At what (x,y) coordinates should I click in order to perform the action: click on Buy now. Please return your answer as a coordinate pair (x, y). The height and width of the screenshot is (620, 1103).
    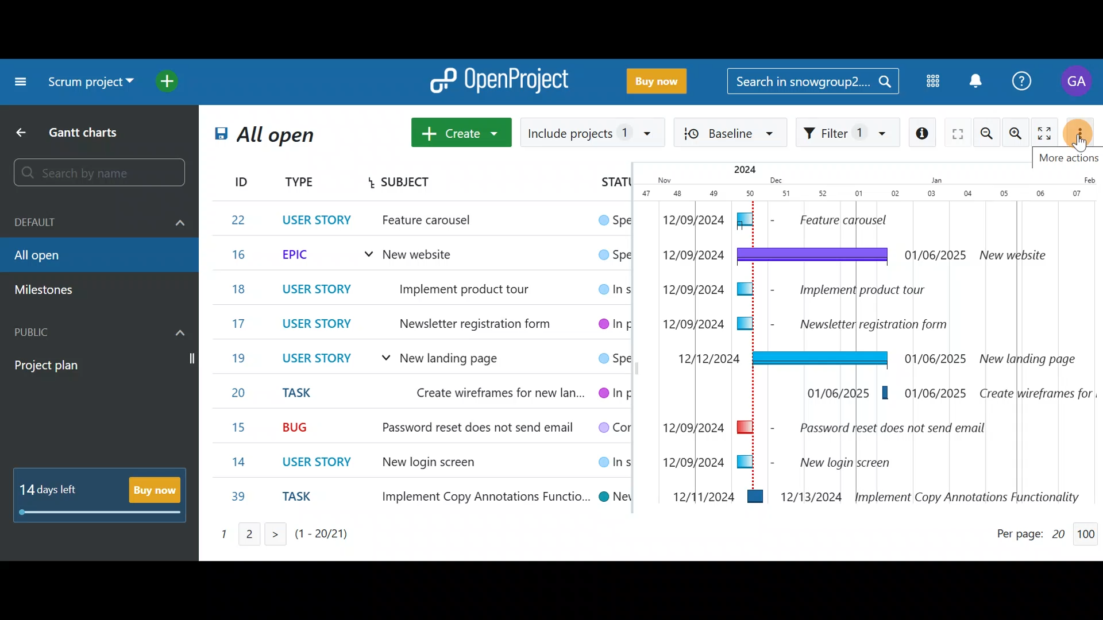
    Looking at the image, I should click on (661, 80).